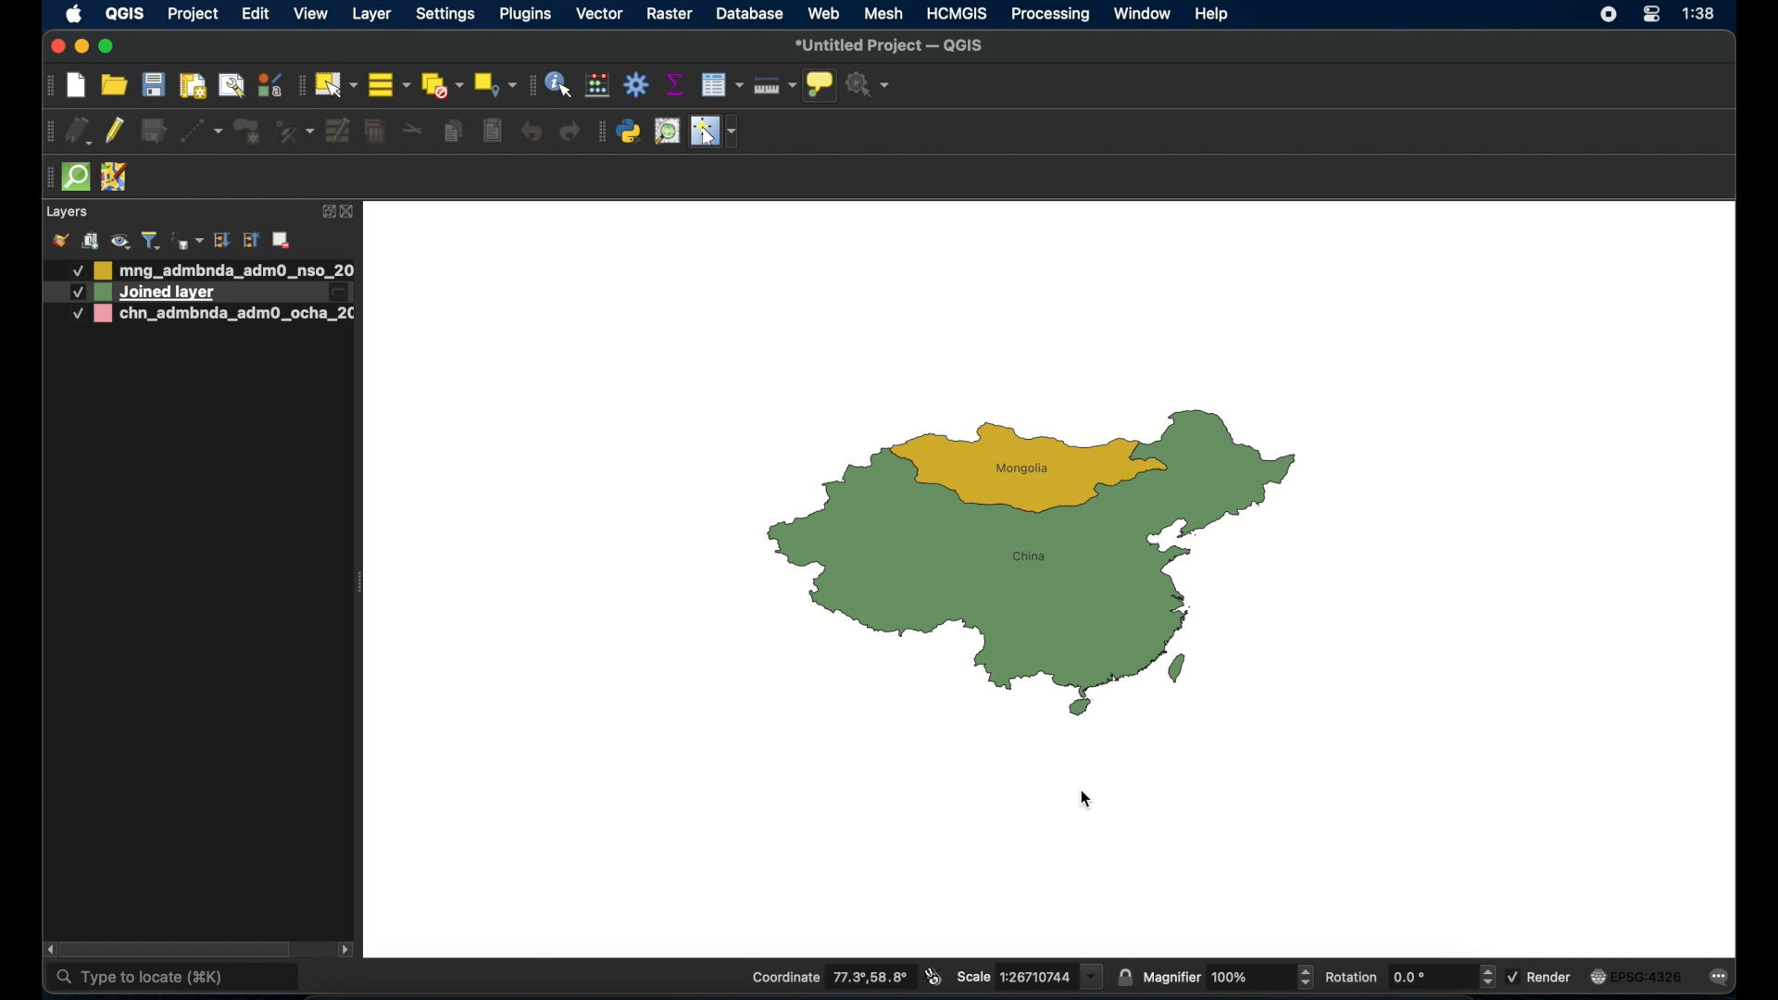 The image size is (1778, 1000). What do you see at coordinates (181, 948) in the screenshot?
I see `scroll box` at bounding box center [181, 948].